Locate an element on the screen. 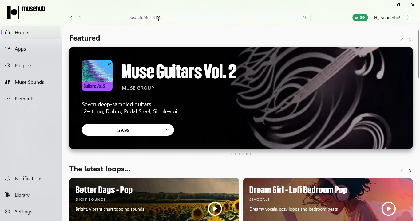  The latest loops is located at coordinates (100, 170).